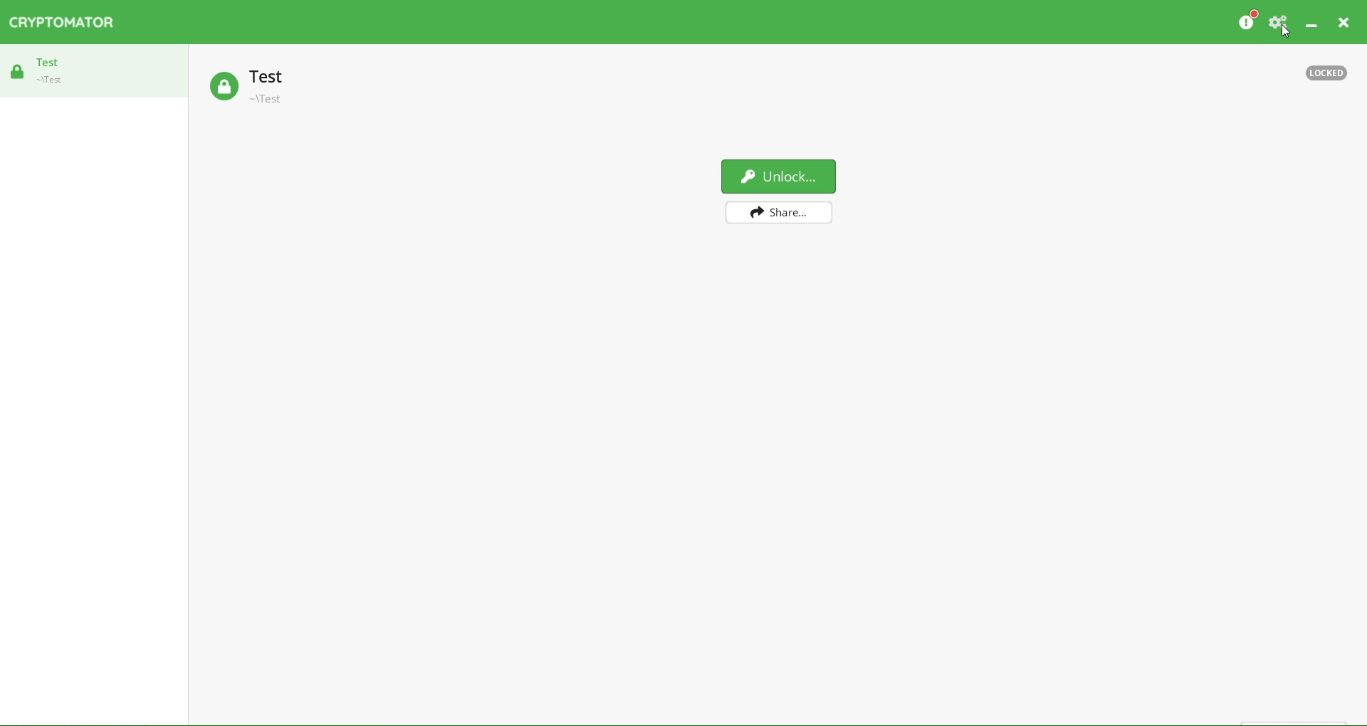 The width and height of the screenshot is (1367, 726). I want to click on Unlock, so click(780, 177).